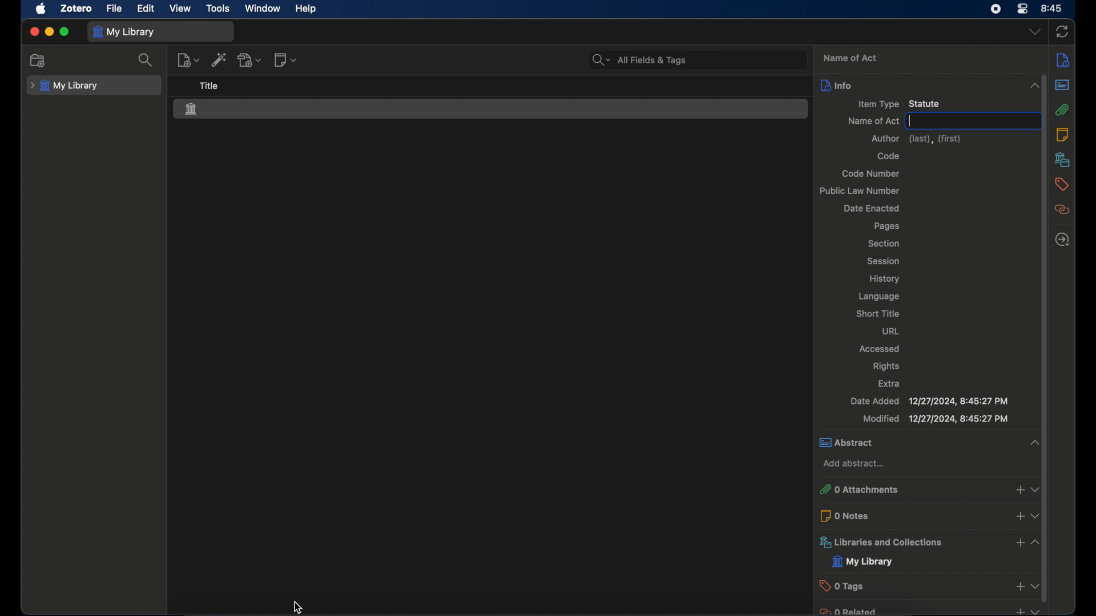  Describe the element at coordinates (1018, 611) in the screenshot. I see `add related` at that location.